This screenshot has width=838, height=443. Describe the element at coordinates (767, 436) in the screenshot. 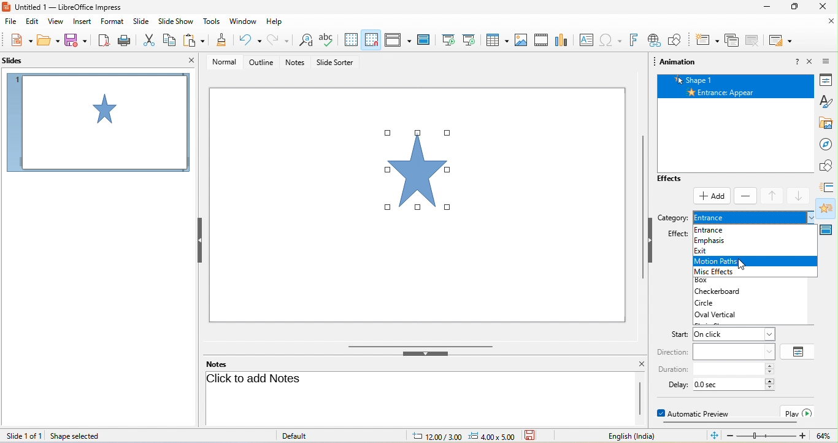

I see `zoom` at that location.